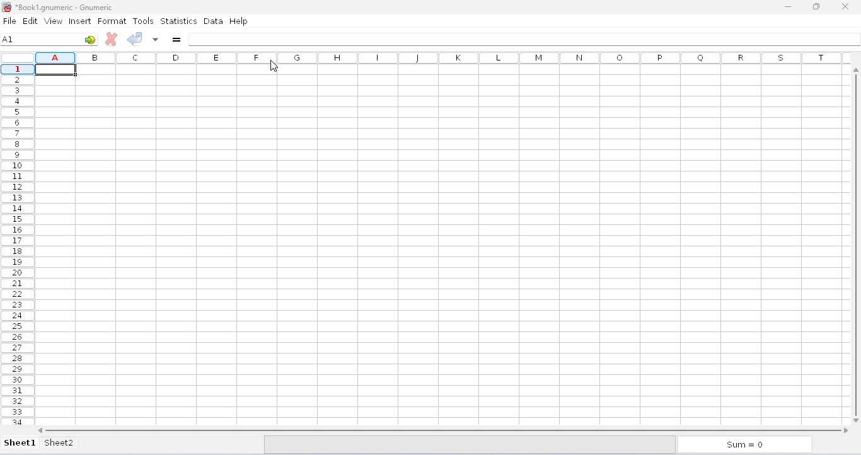  What do you see at coordinates (444, 430) in the screenshot?
I see `horizontal scroll bar` at bounding box center [444, 430].